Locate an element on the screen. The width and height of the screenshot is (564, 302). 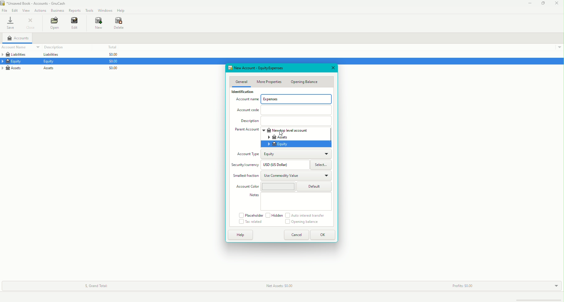
Parent Account is located at coordinates (247, 131).